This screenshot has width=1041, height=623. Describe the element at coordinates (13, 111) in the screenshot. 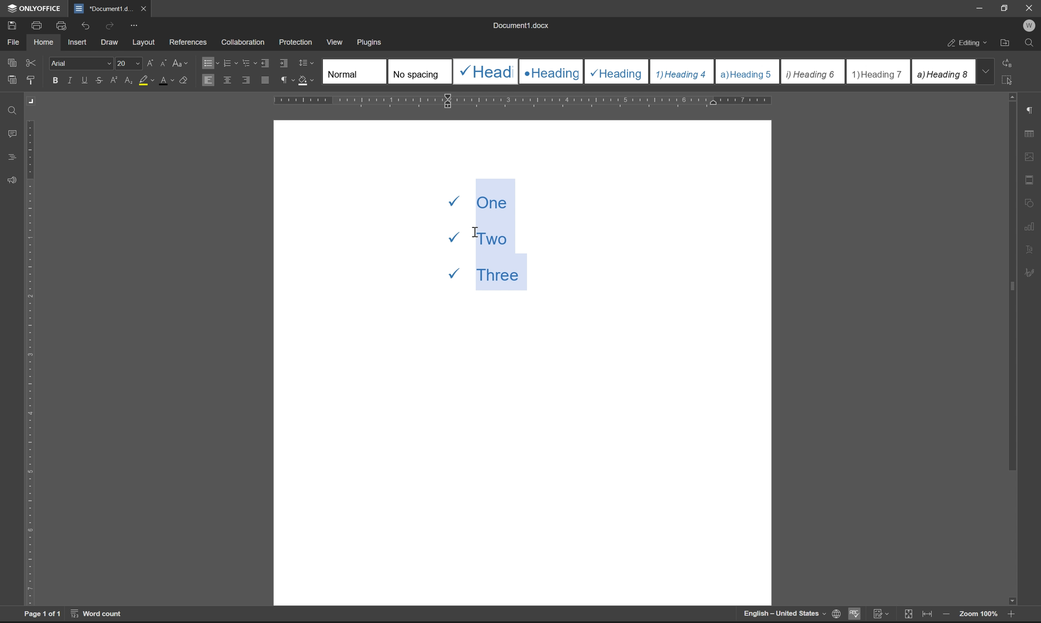

I see `find` at that location.